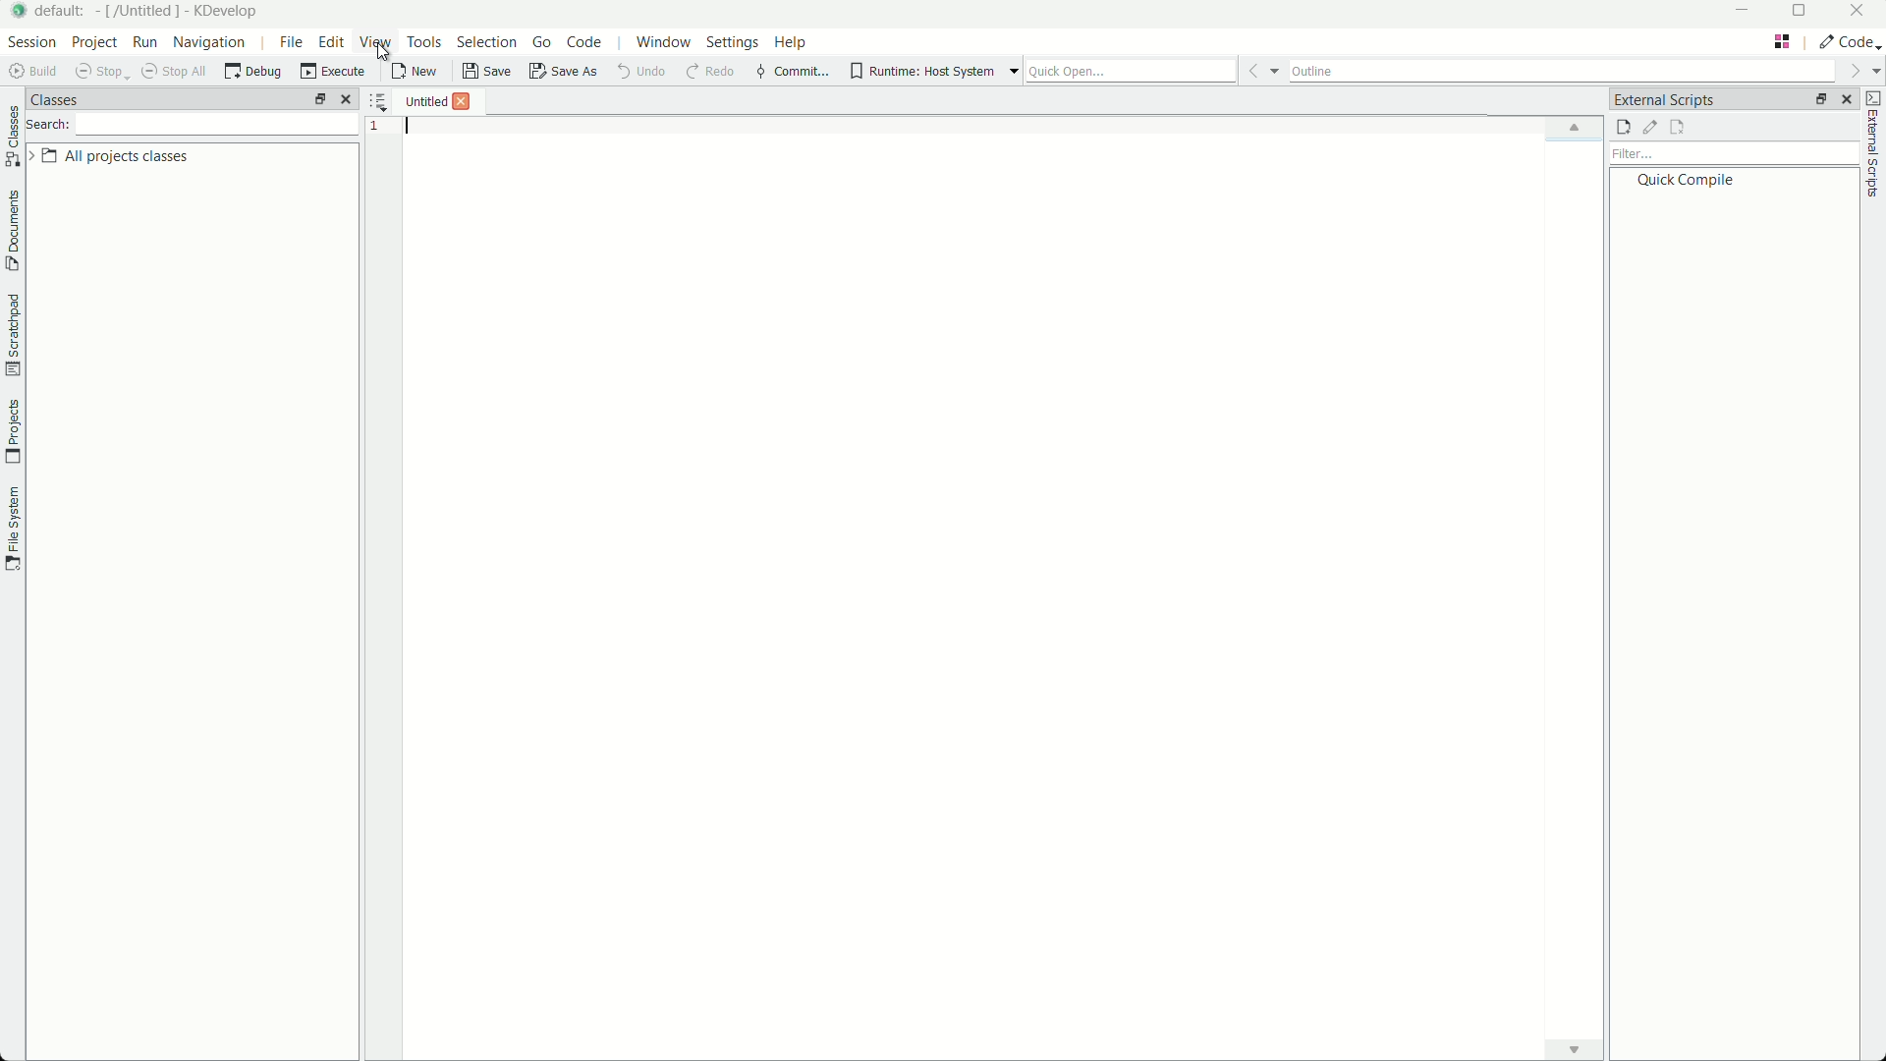 The image size is (1886, 1061). I want to click on untitled, so click(427, 101).